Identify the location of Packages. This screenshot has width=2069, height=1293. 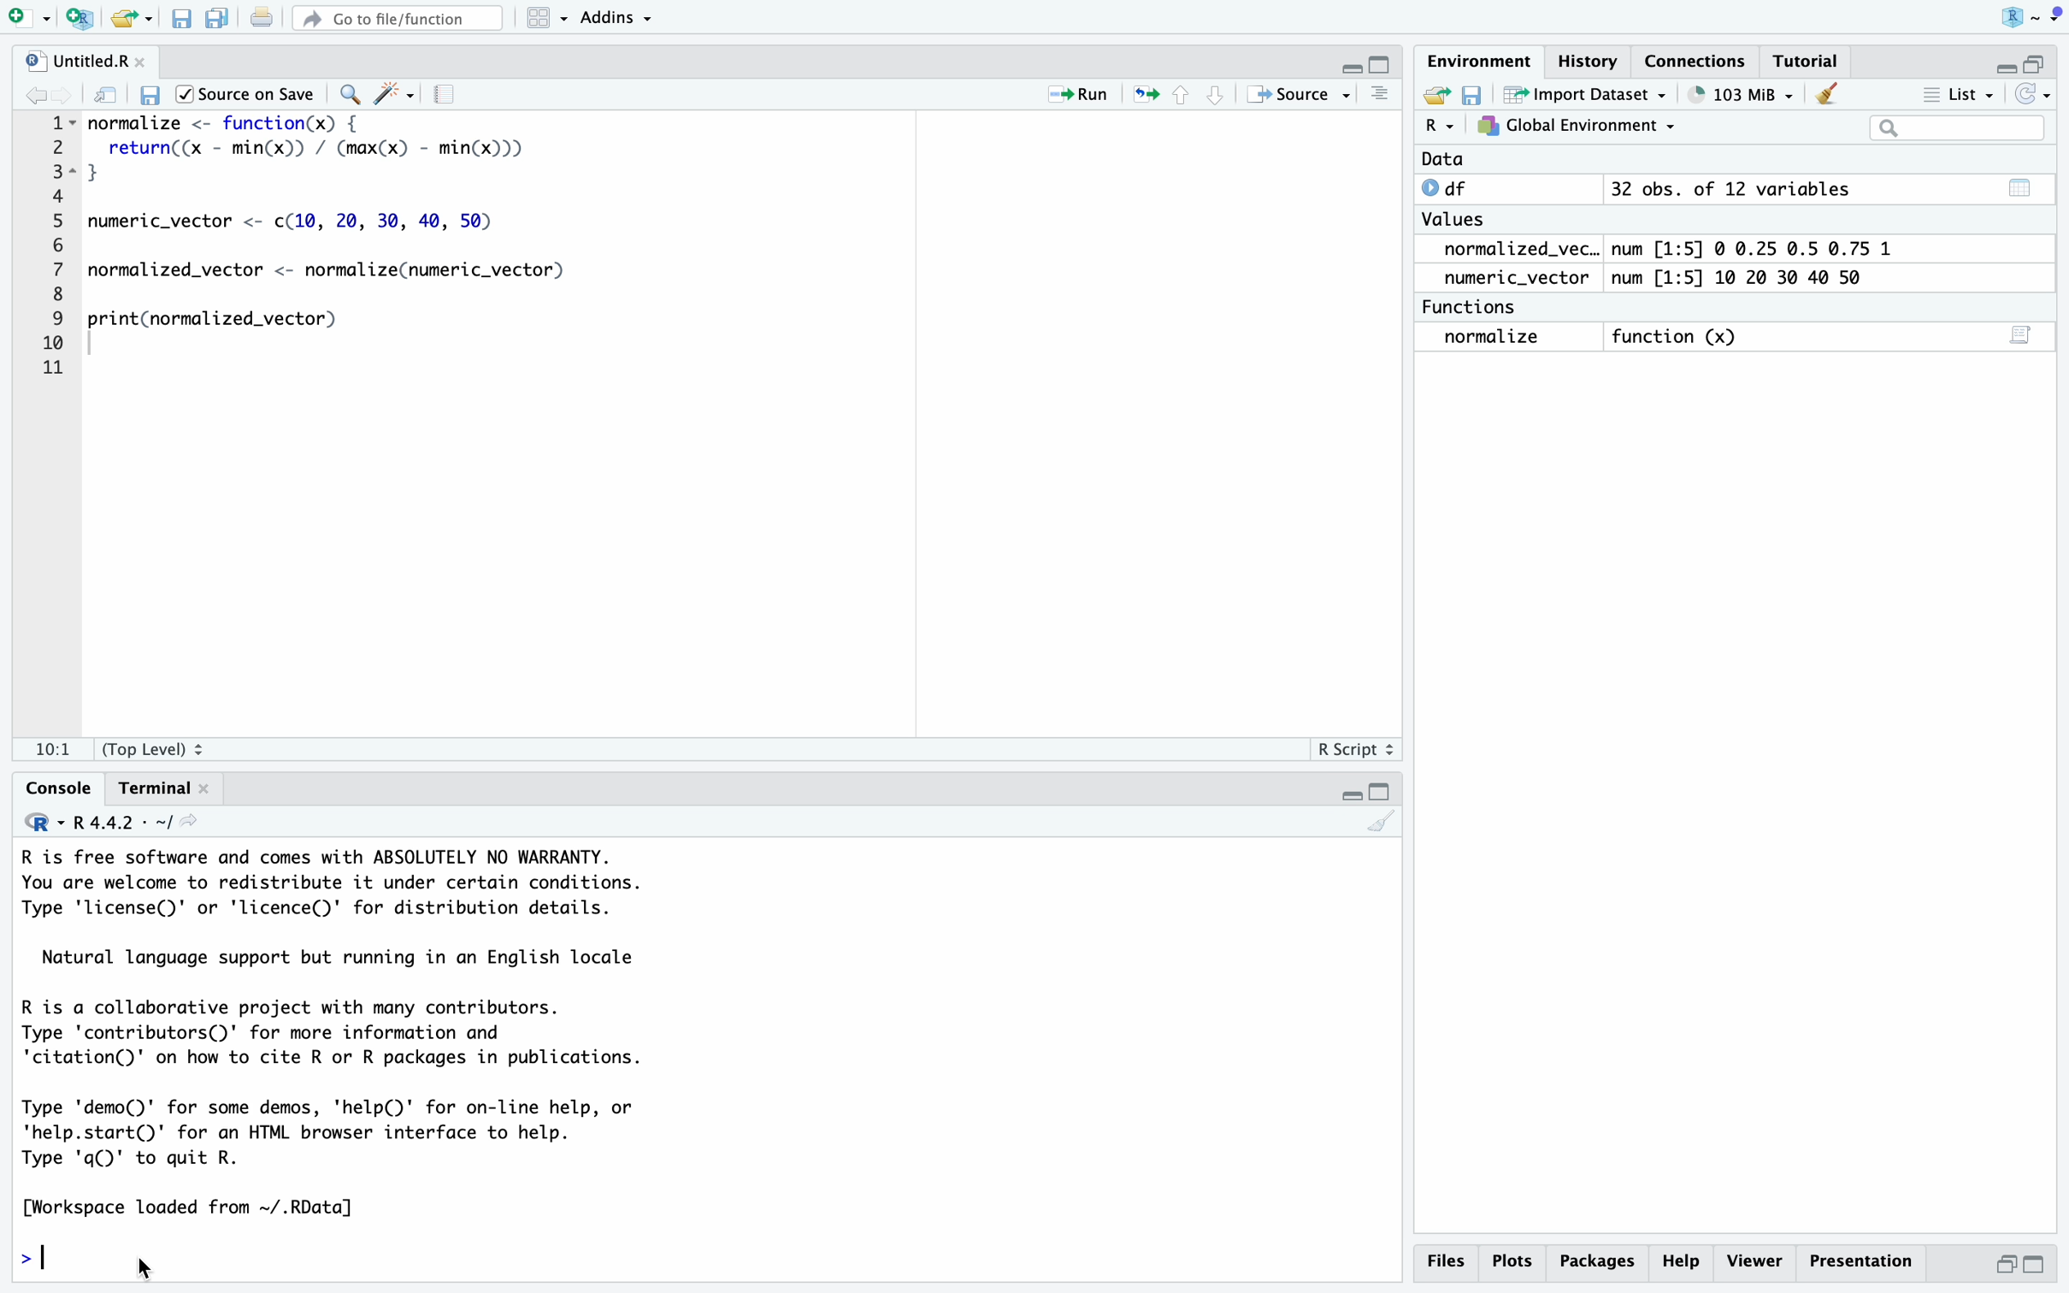
(1600, 1261).